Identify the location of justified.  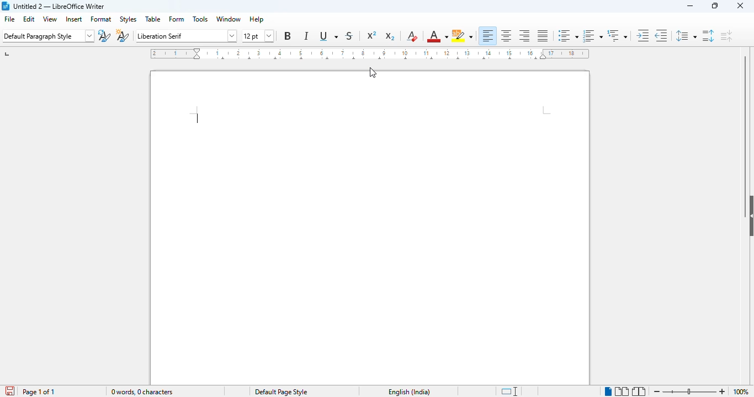
(544, 36).